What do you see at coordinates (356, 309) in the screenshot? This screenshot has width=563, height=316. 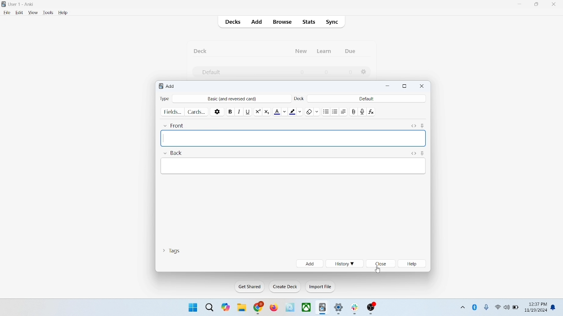 I see `icon` at bounding box center [356, 309].